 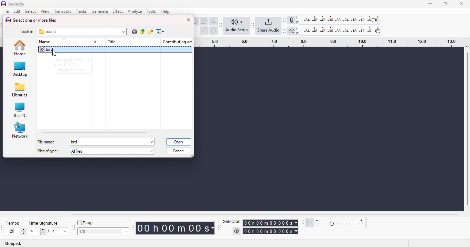 I want to click on time tool bar, so click(x=133, y=227).